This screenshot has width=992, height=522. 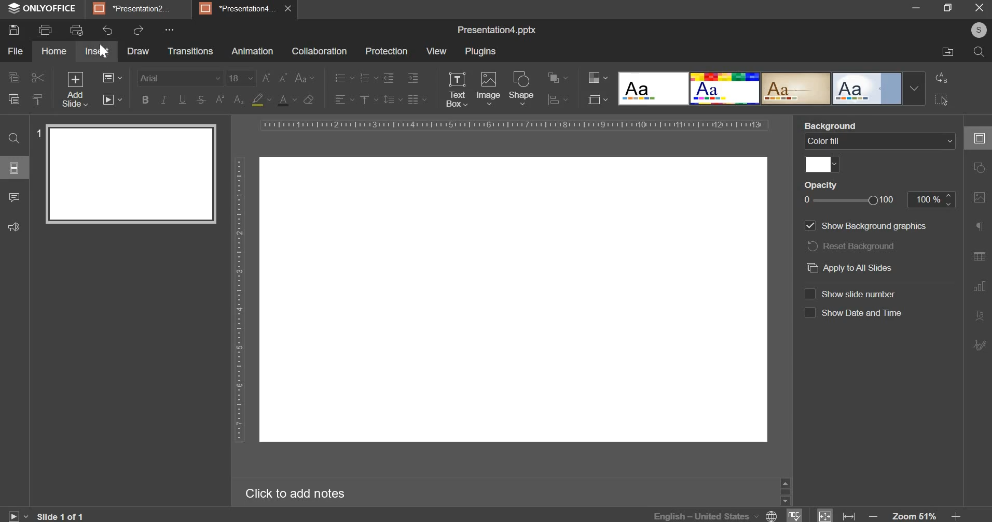 What do you see at coordinates (851, 267) in the screenshot?
I see `apply to all slides` at bounding box center [851, 267].